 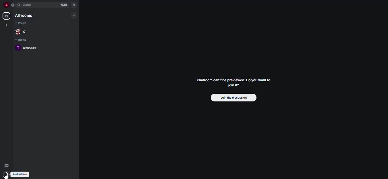 What do you see at coordinates (23, 32) in the screenshot?
I see `people` at bounding box center [23, 32].